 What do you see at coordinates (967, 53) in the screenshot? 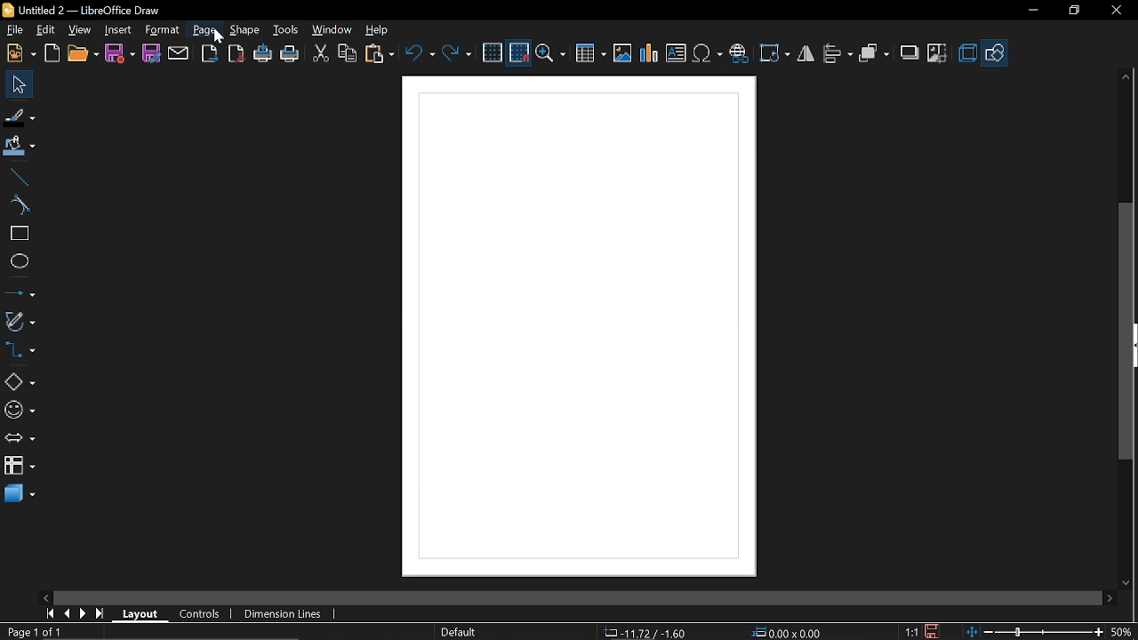
I see `3d effects` at bounding box center [967, 53].